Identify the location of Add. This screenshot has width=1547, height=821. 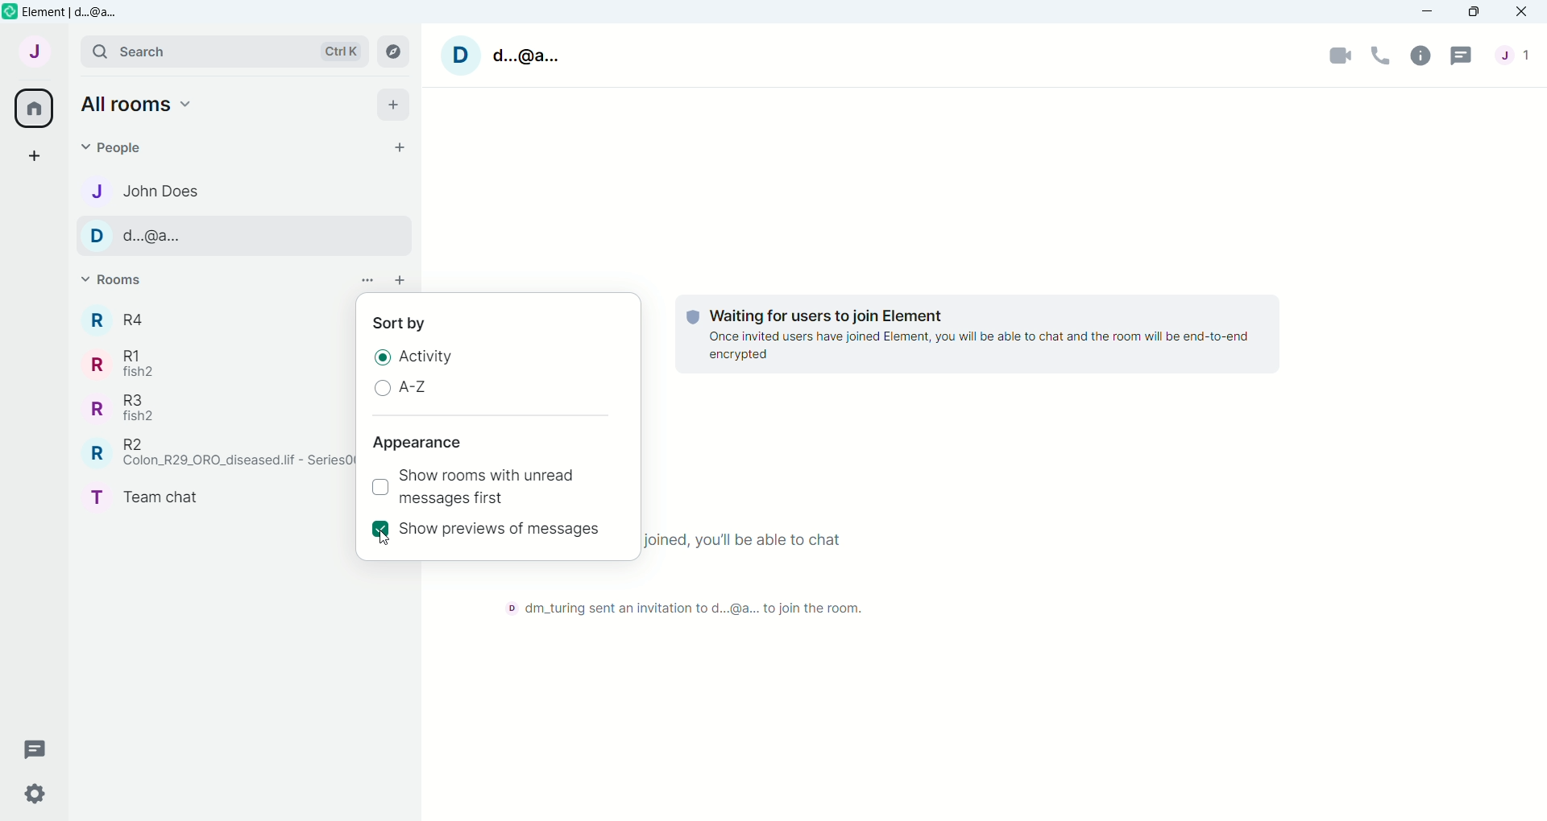
(392, 106).